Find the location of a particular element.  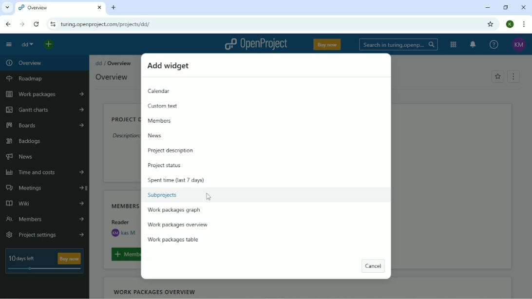

Calendar is located at coordinates (161, 91).